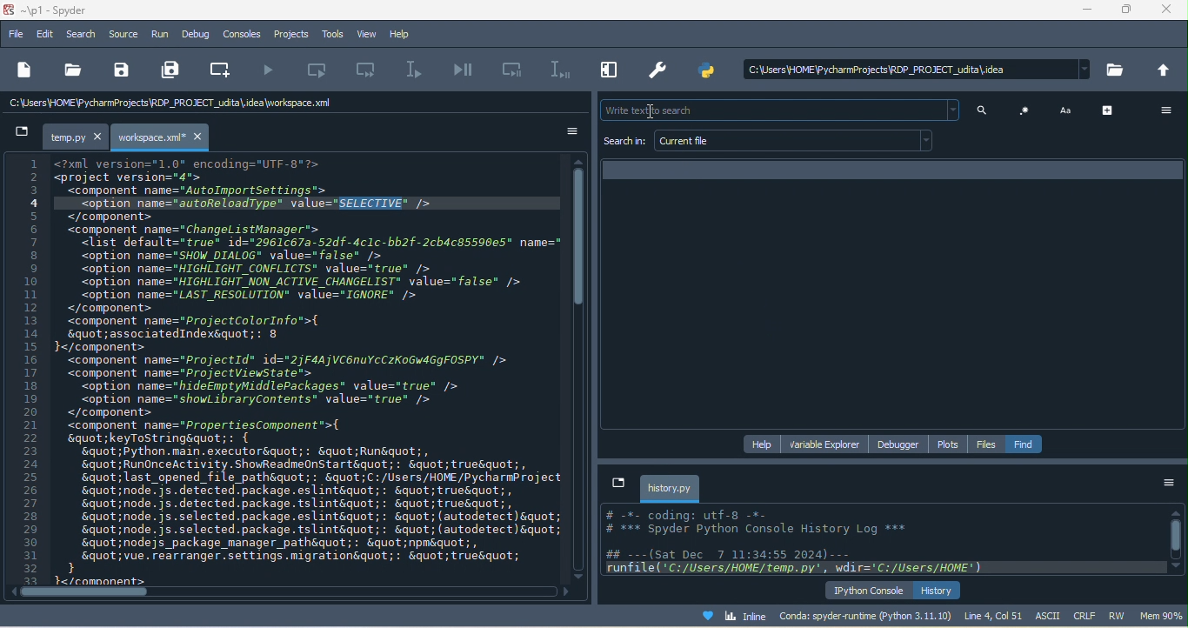  I want to click on vertical scroll bar, so click(1175, 540).